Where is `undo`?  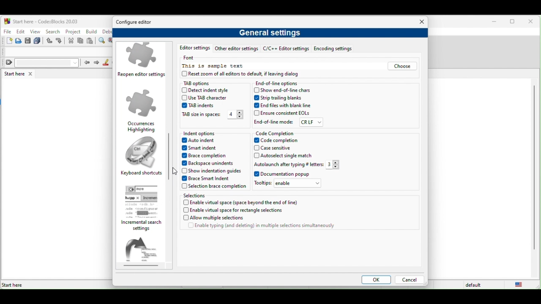
undo is located at coordinates (50, 41).